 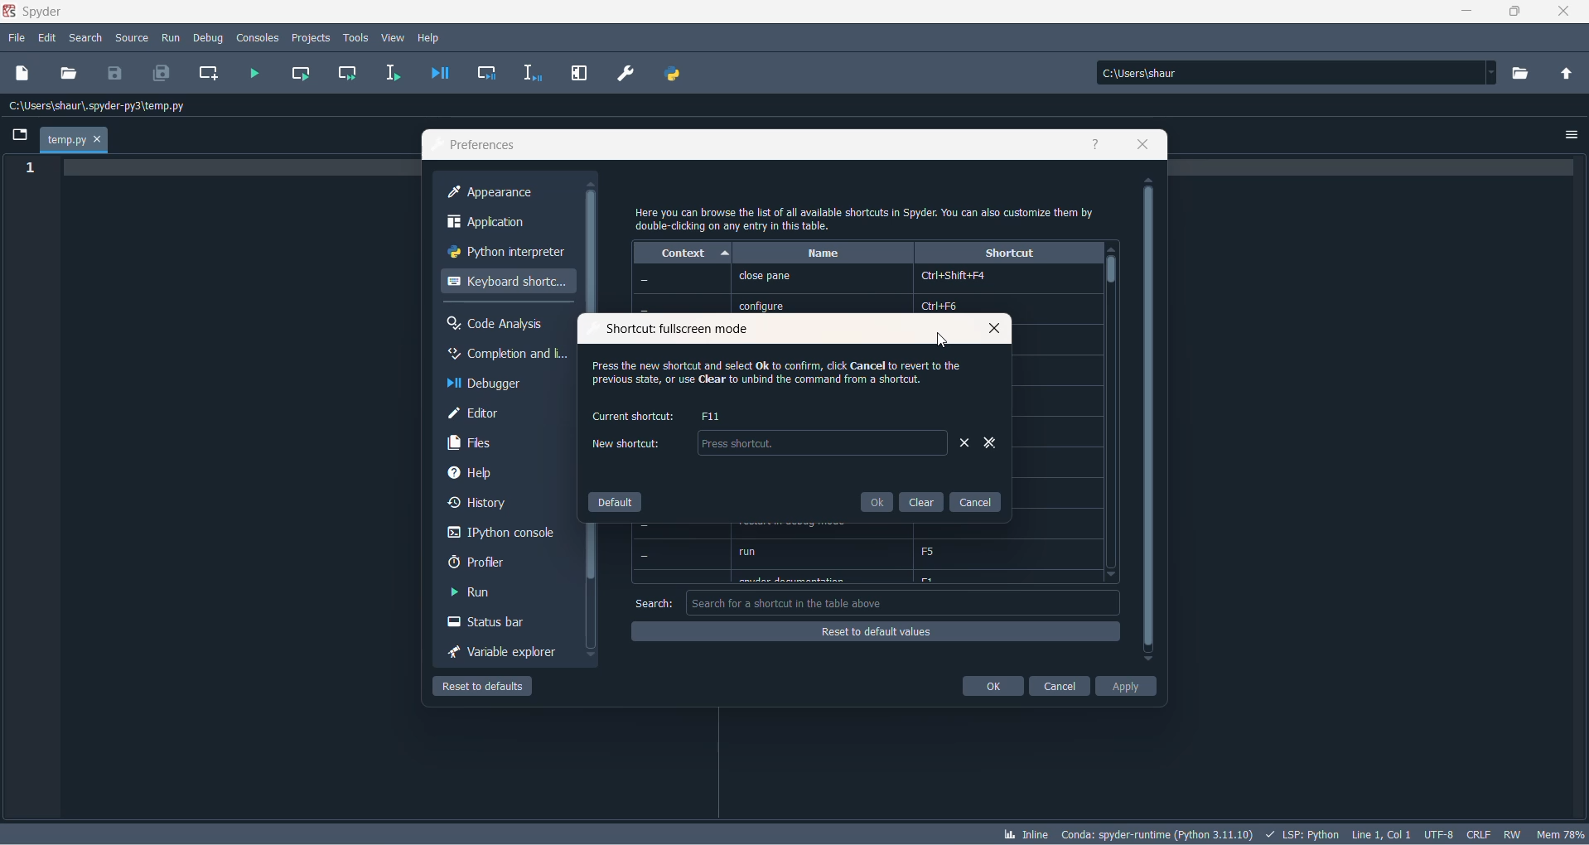 I want to click on create new cell, so click(x=206, y=74).